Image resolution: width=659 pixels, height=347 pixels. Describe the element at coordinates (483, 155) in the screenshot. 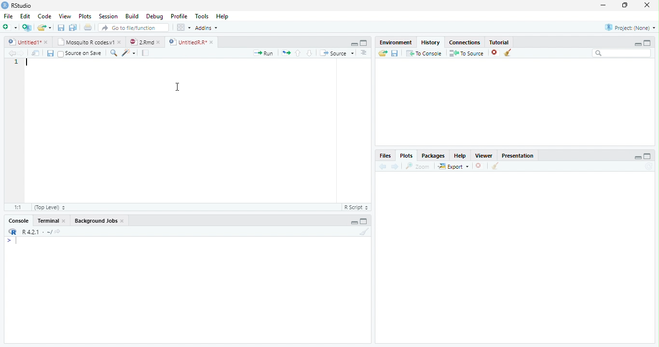

I see `Viewer` at that location.